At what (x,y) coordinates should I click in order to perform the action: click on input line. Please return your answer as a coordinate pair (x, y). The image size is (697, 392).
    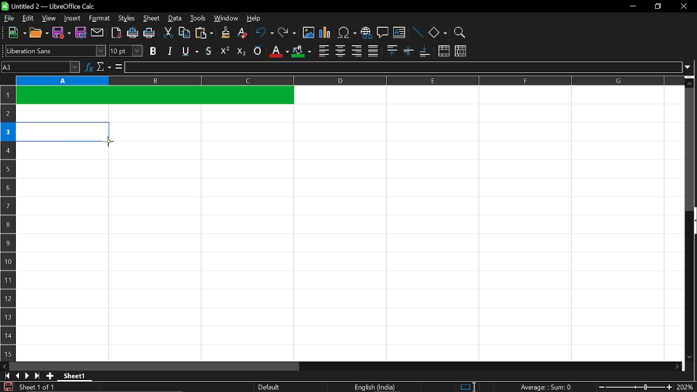
    Looking at the image, I should click on (402, 68).